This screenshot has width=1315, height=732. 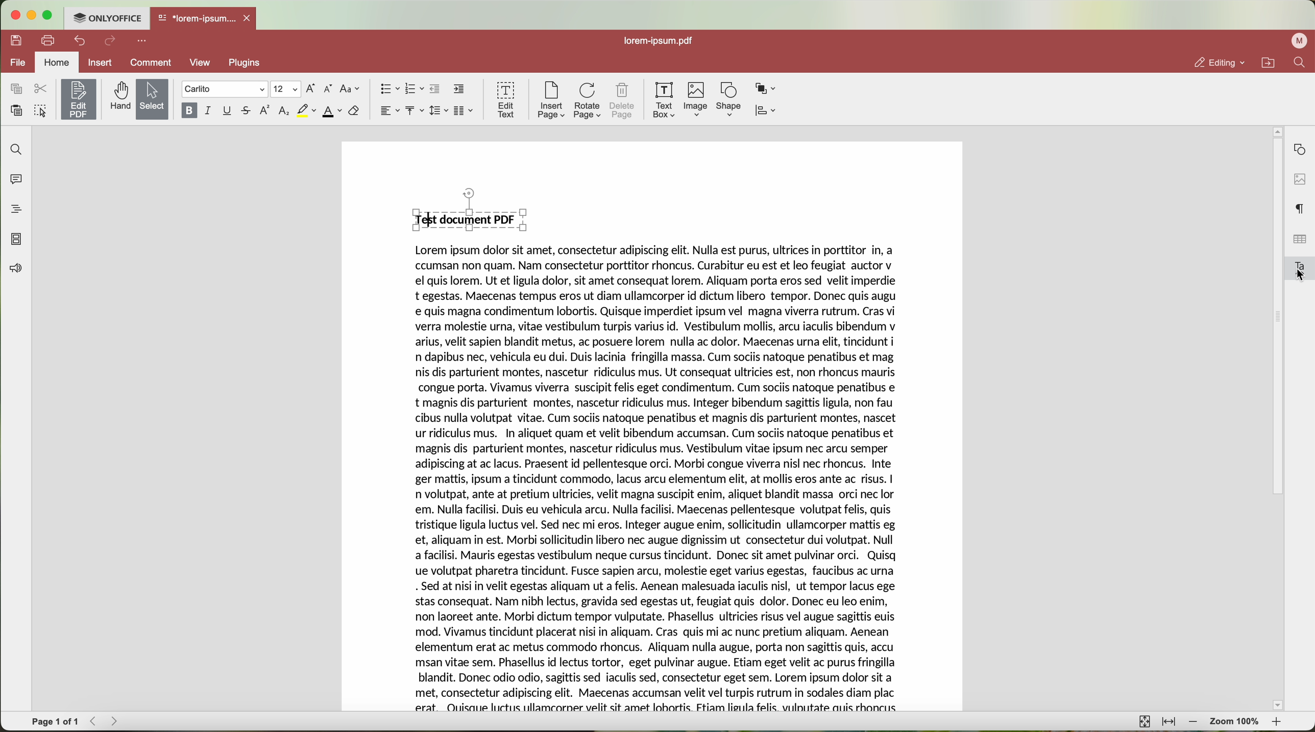 What do you see at coordinates (142, 41) in the screenshot?
I see `customize quick access toolbar` at bounding box center [142, 41].